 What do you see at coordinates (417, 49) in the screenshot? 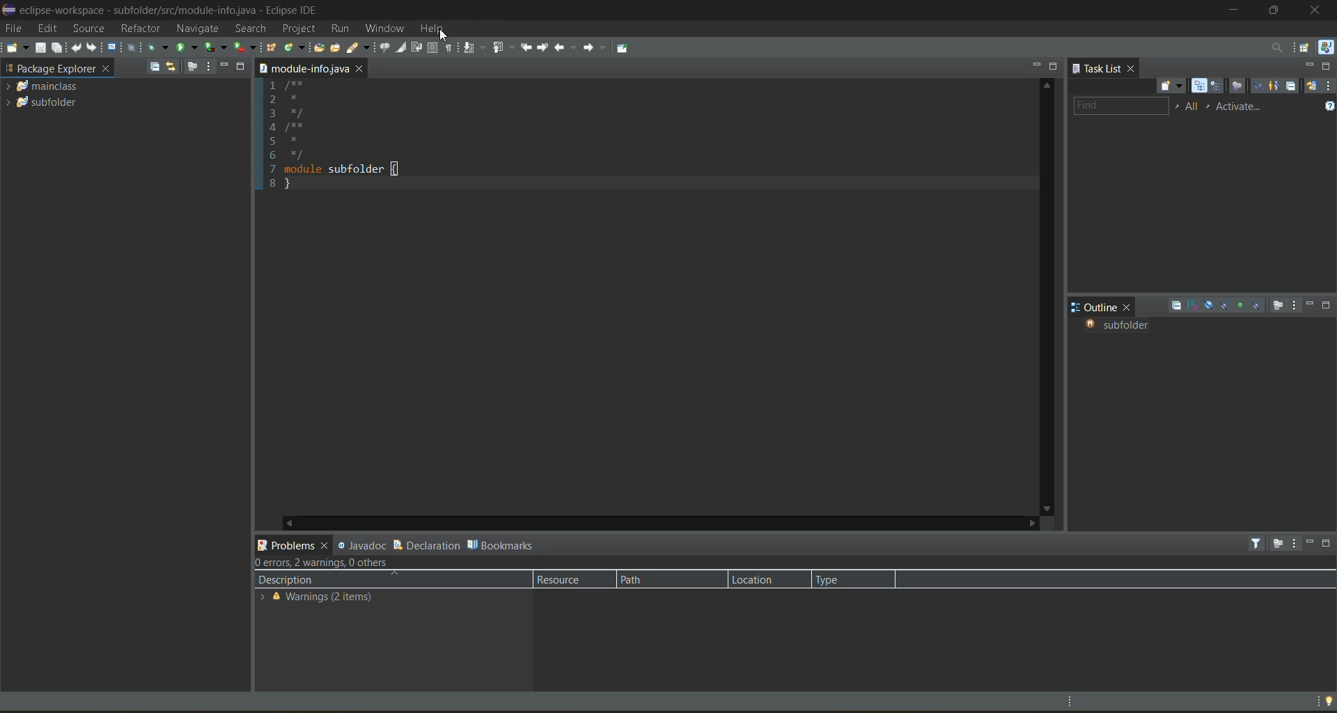
I see `toggle word wrap` at bounding box center [417, 49].